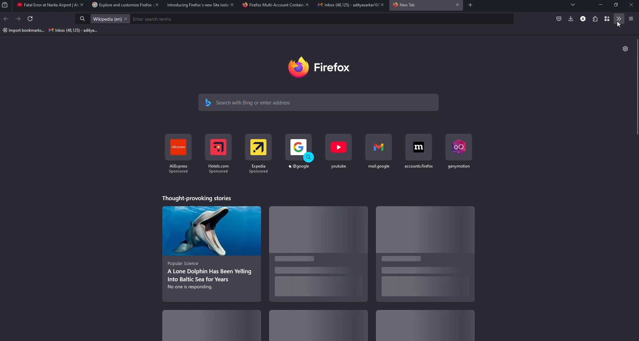 The image size is (639, 341). Describe the element at coordinates (154, 19) in the screenshot. I see `enter search` at that location.